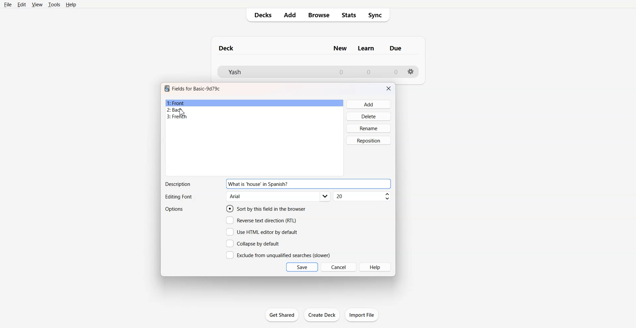 This screenshot has width=636, height=328. I want to click on Text, so click(178, 184).